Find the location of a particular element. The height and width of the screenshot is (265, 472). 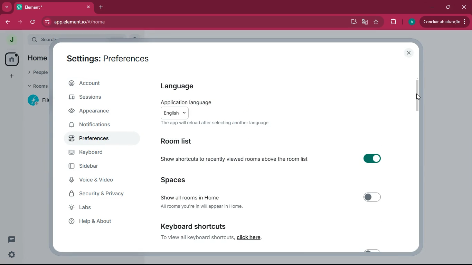

extensions is located at coordinates (393, 22).